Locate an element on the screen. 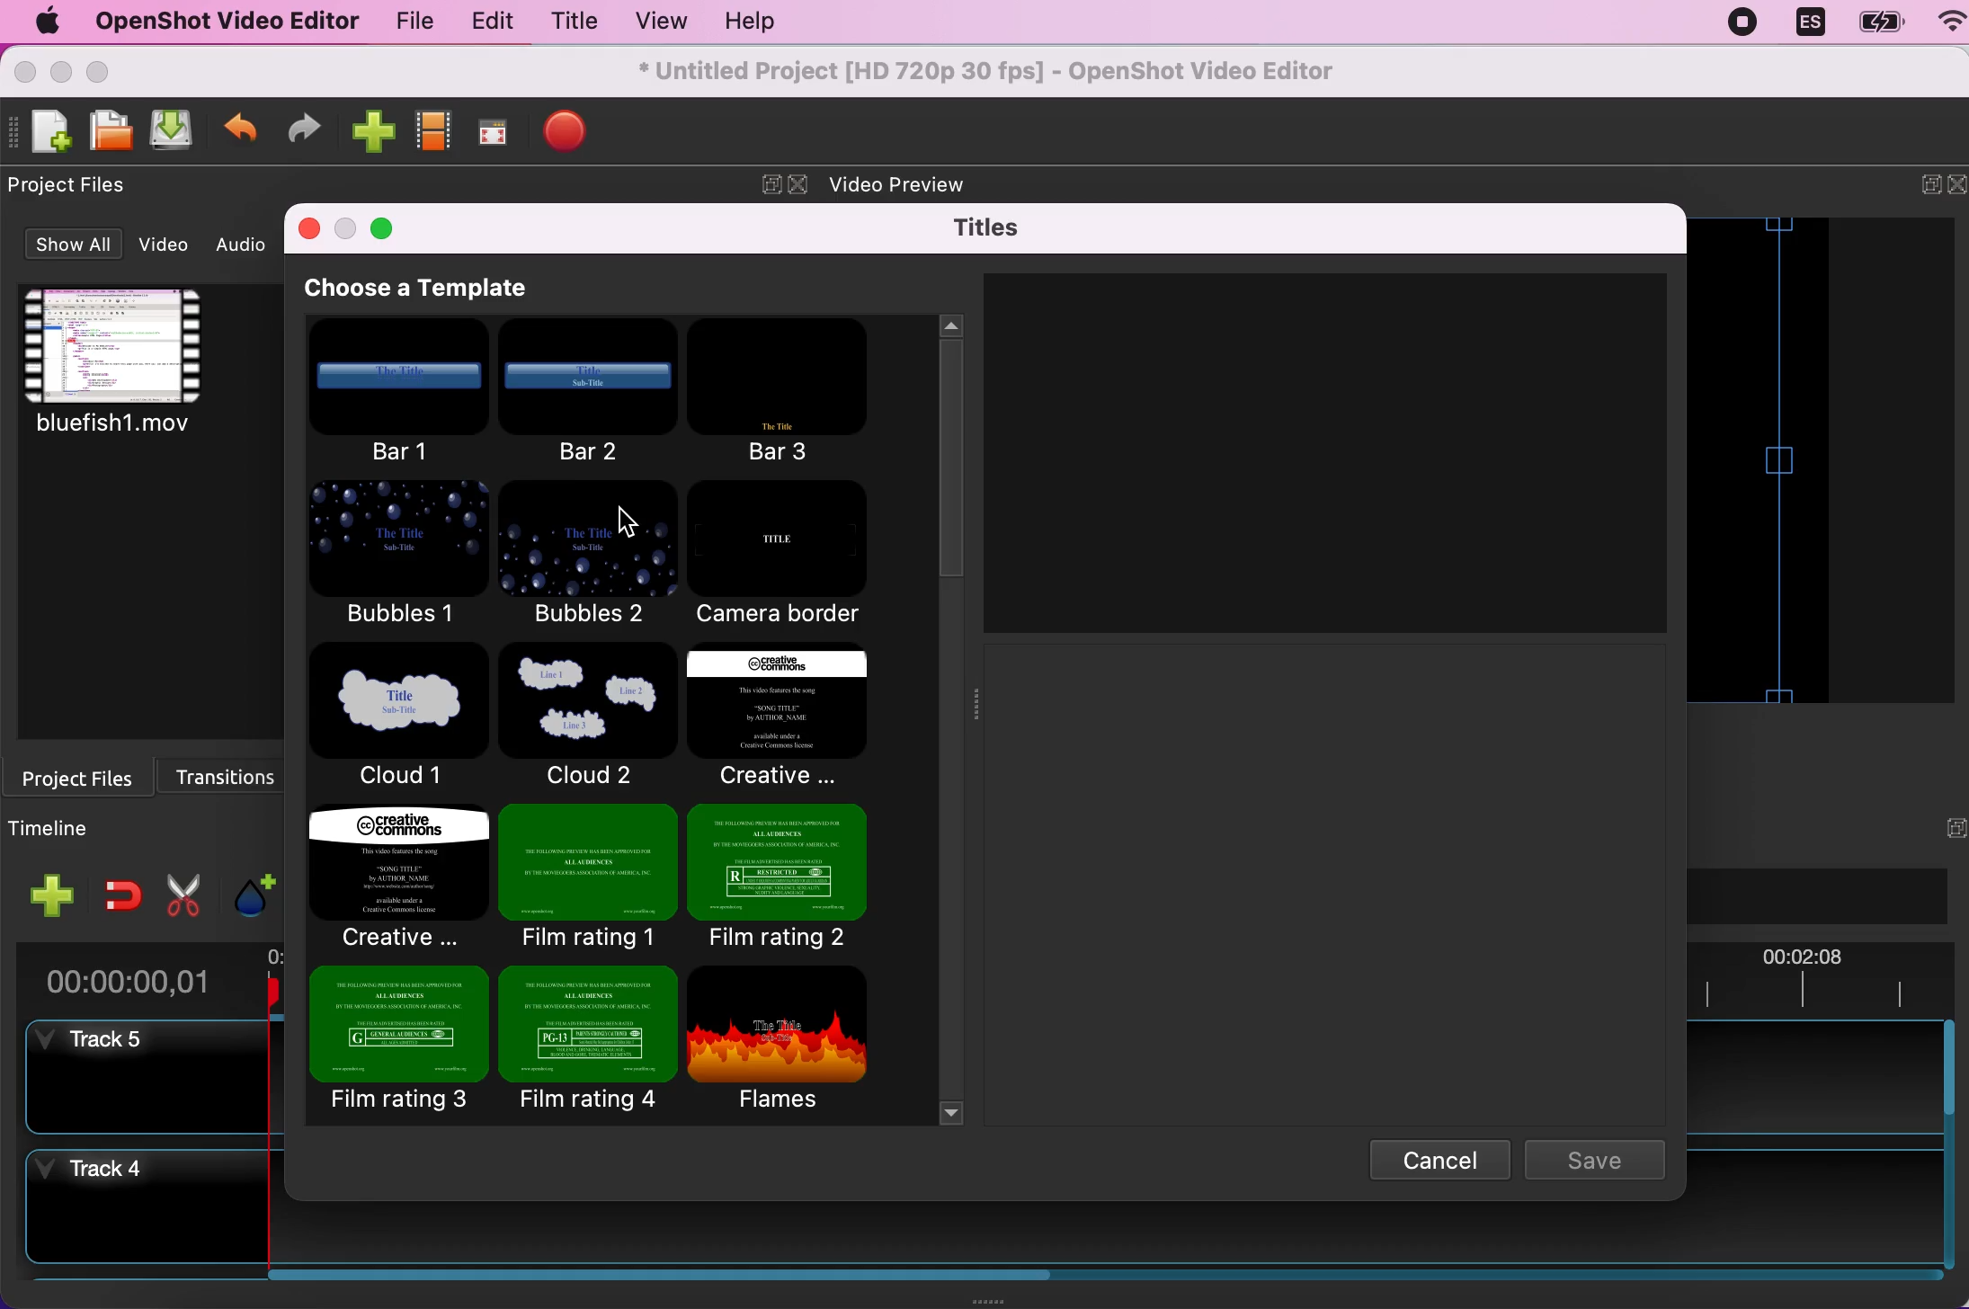 The image size is (1969, 1309). cut is located at coordinates (184, 892).